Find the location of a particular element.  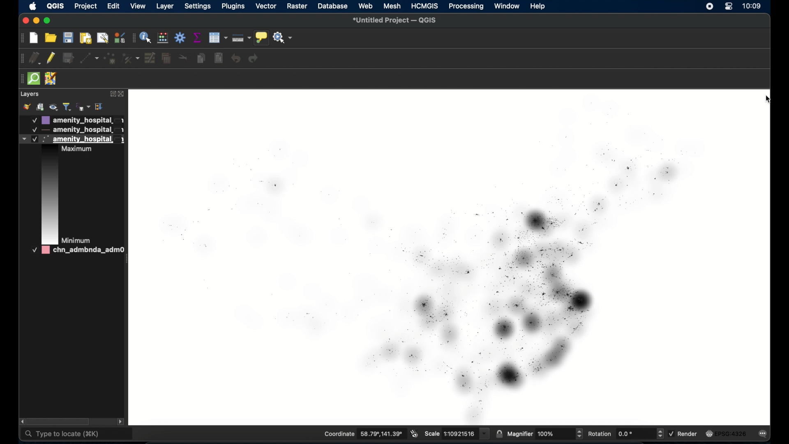

maximize is located at coordinates (49, 21).